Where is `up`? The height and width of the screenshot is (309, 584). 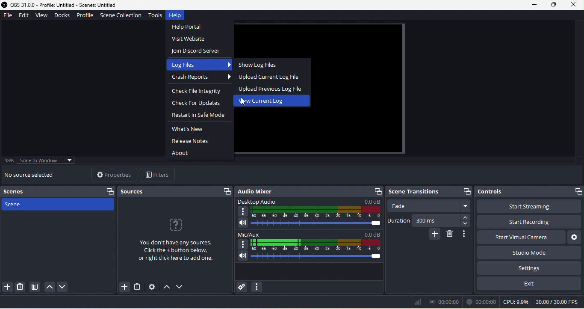 up is located at coordinates (48, 286).